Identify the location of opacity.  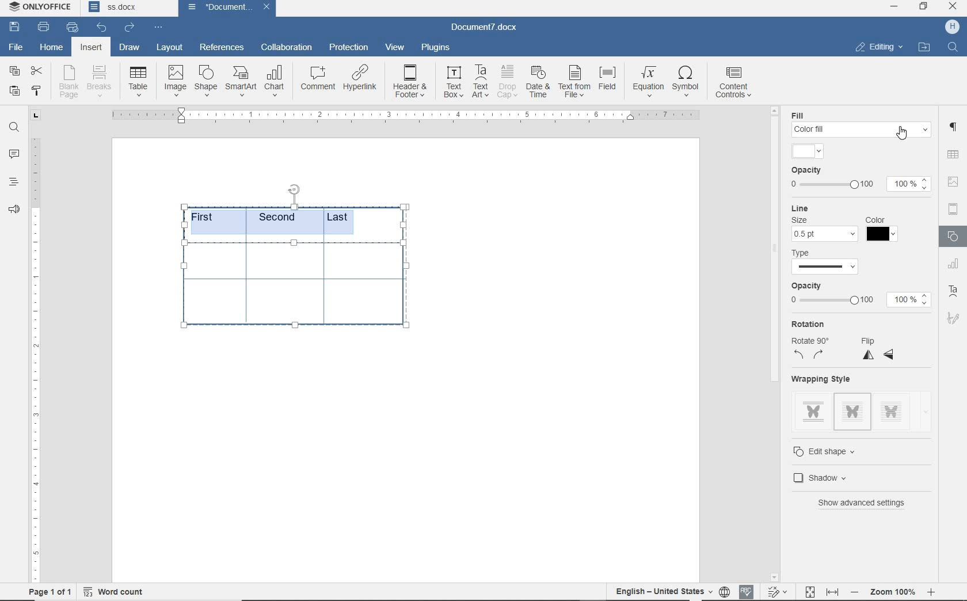
(809, 285).